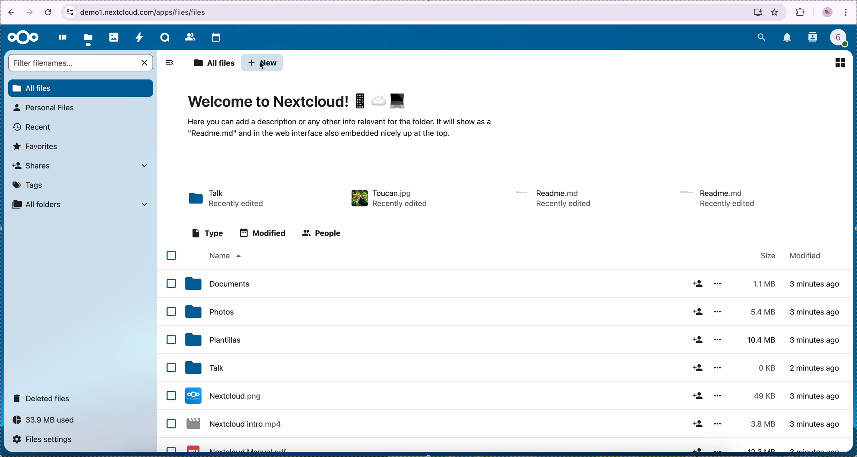  Describe the element at coordinates (338, 130) in the screenshot. I see `welcome text` at that location.